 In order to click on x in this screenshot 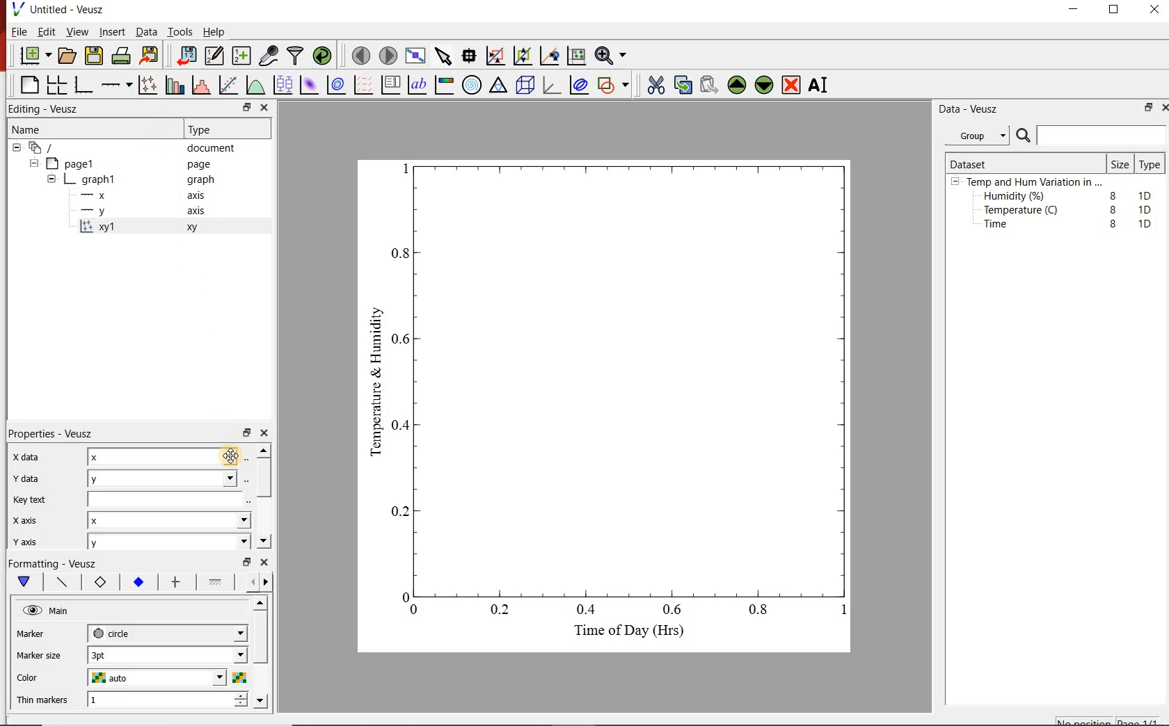, I will do `click(122, 458)`.